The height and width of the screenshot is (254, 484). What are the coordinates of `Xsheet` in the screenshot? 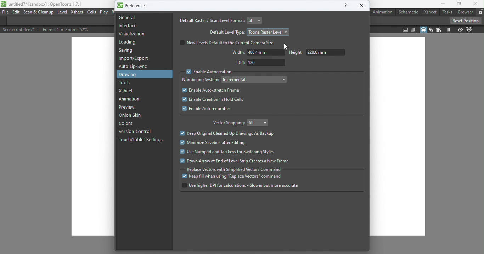 It's located at (129, 91).